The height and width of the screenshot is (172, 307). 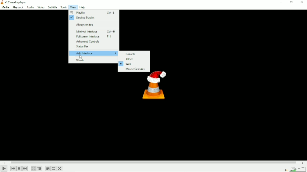 I want to click on Close, so click(x=303, y=3).